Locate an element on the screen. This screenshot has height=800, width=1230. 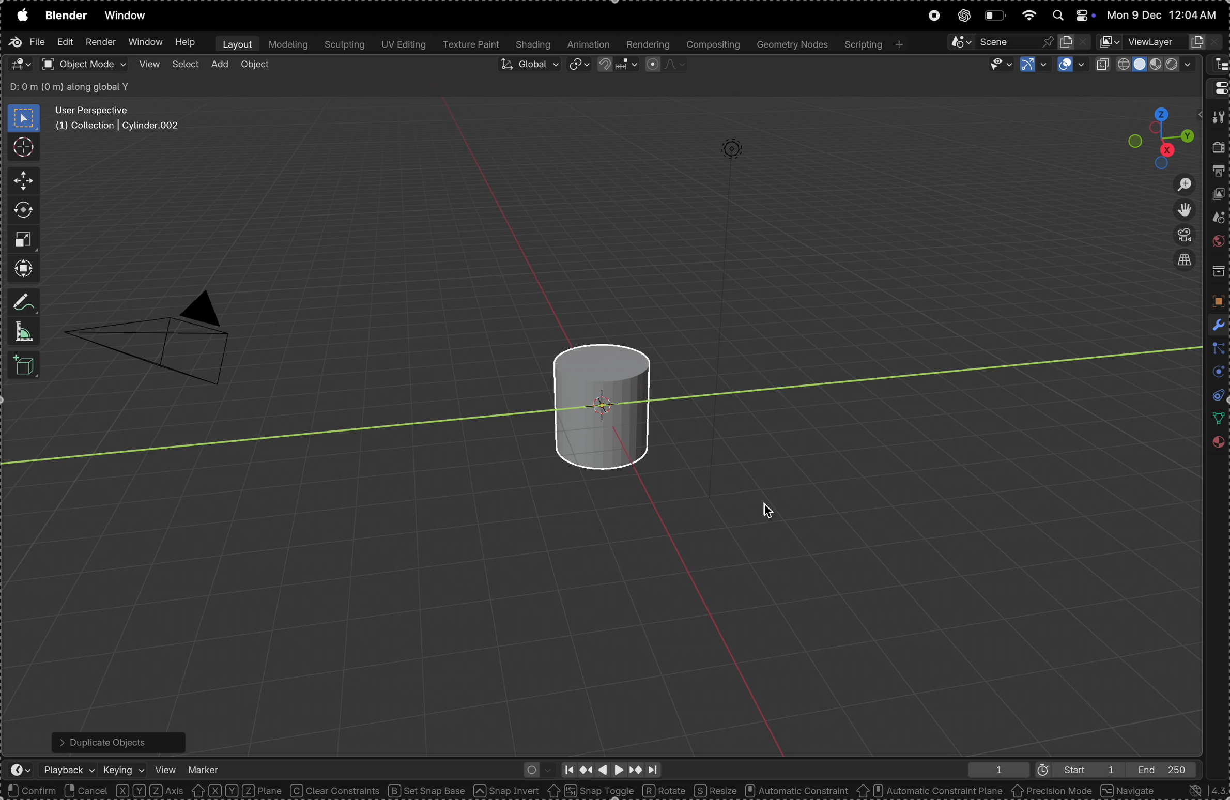
Pan view is located at coordinates (124, 791).